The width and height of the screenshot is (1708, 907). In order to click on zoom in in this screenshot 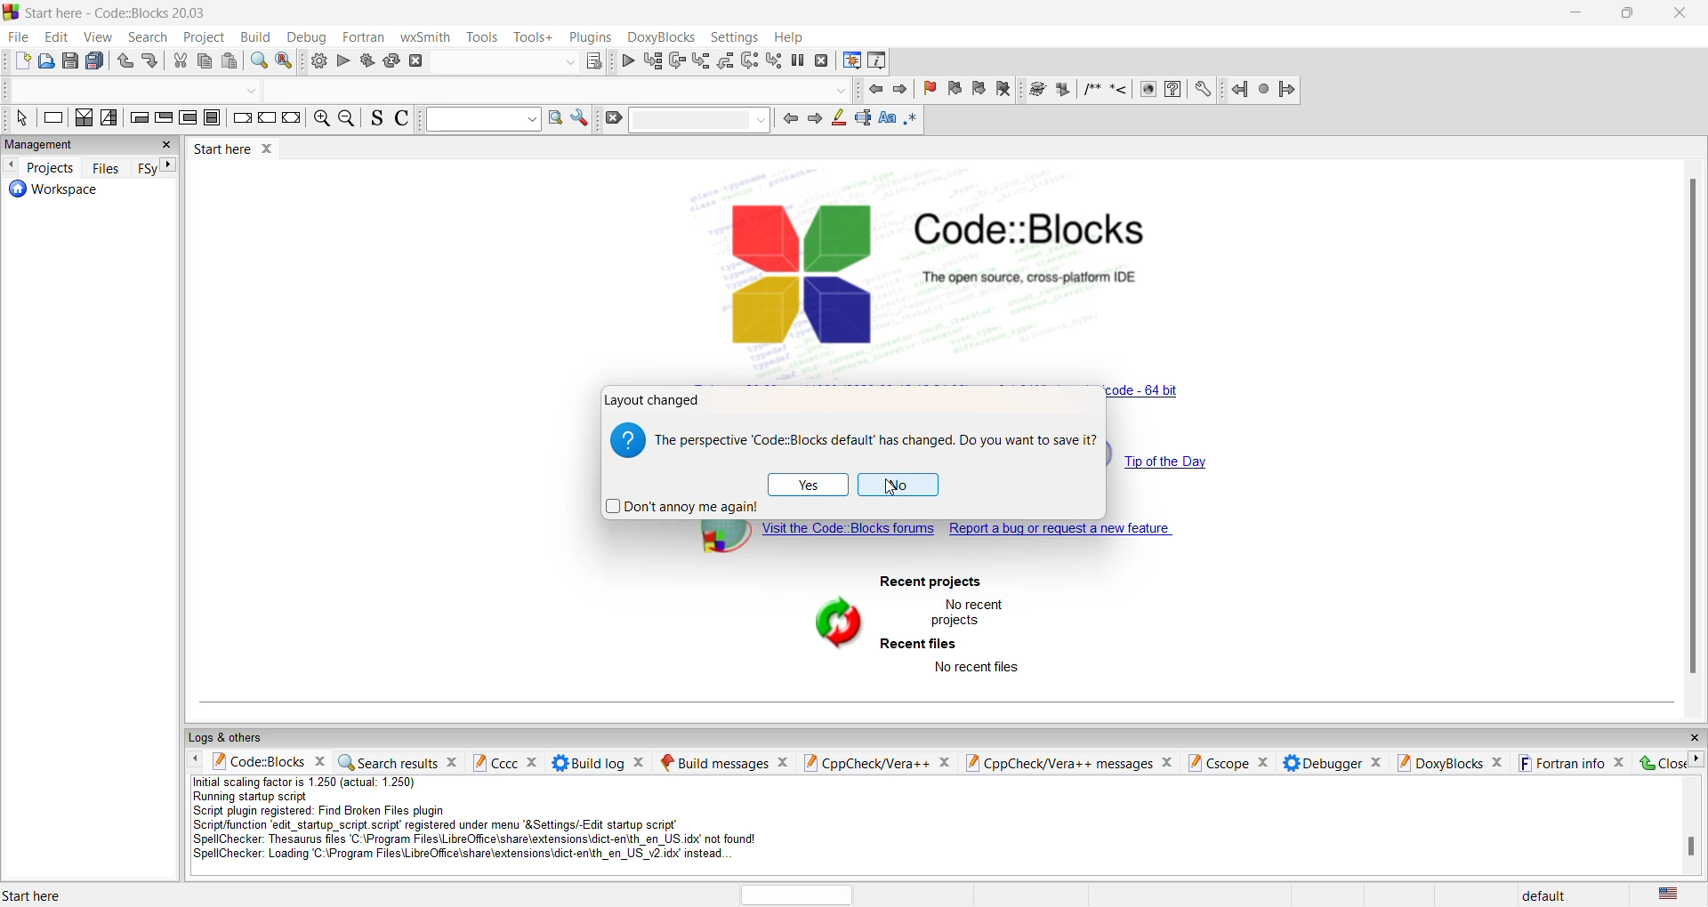, I will do `click(323, 121)`.